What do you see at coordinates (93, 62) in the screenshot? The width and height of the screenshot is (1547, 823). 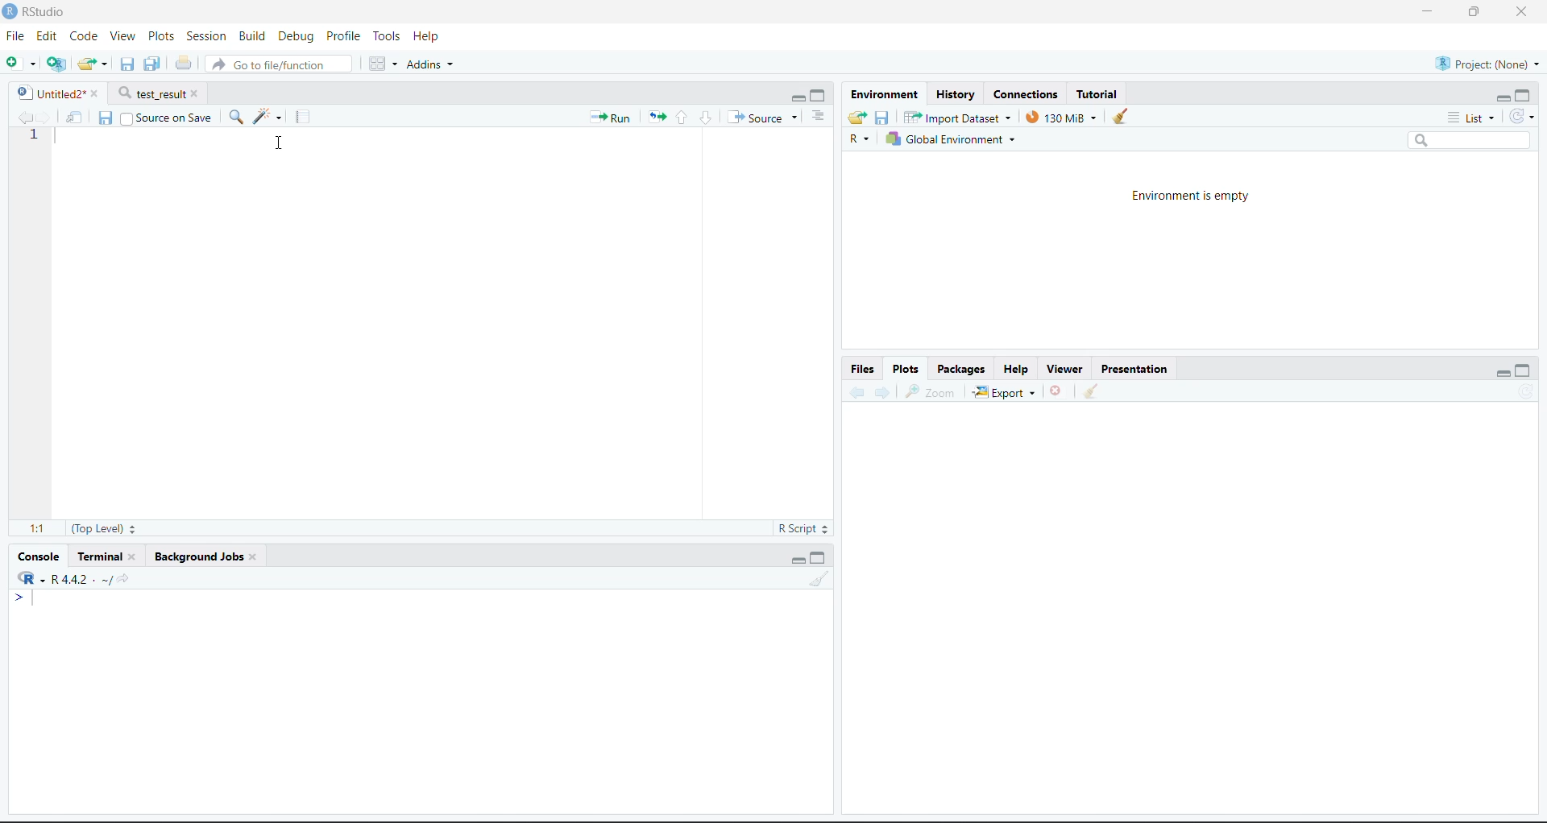 I see `Open an existing file (Ctrl + O)` at bounding box center [93, 62].